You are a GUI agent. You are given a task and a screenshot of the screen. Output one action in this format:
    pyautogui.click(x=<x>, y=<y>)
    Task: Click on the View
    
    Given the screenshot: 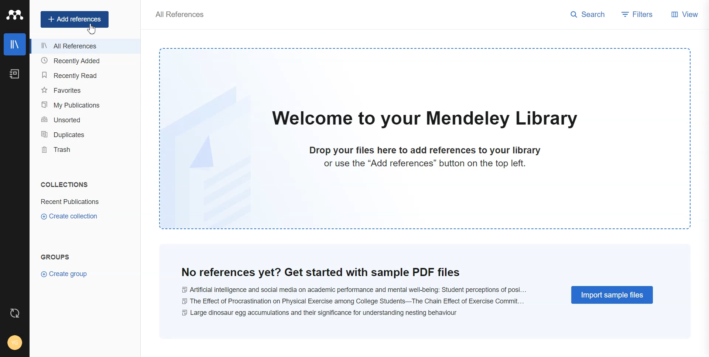 What is the action you would take?
    pyautogui.click(x=683, y=14)
    